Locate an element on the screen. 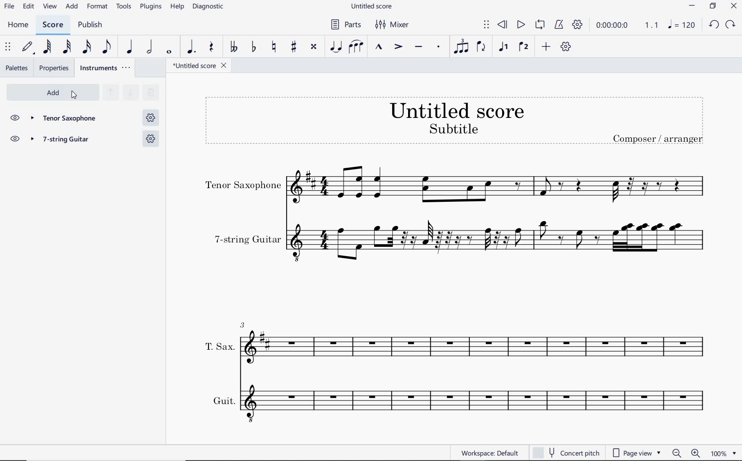  TITLE is located at coordinates (455, 120).